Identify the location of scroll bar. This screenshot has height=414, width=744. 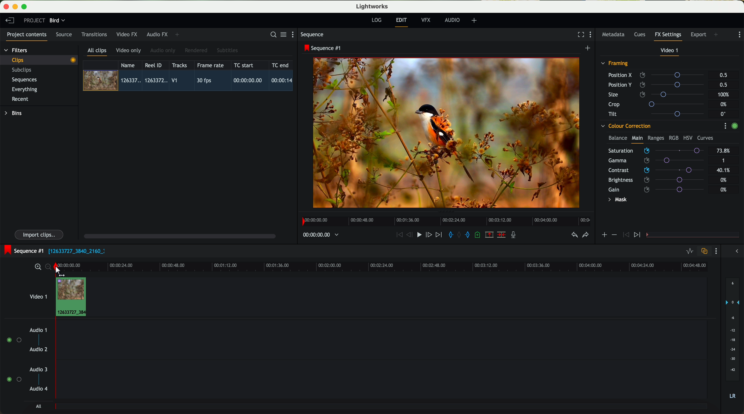
(179, 236).